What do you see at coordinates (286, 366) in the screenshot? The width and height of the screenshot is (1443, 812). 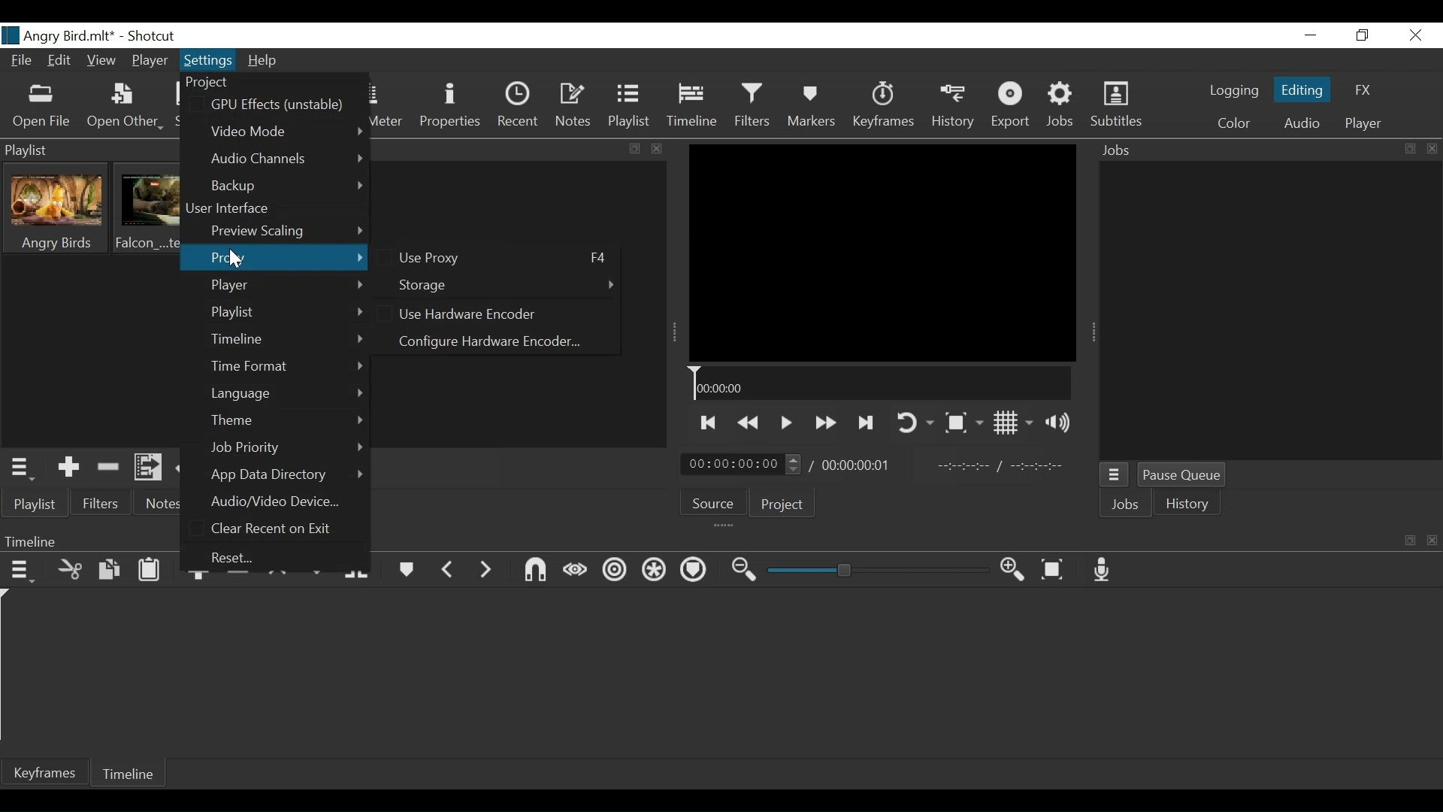 I see `Time Format` at bounding box center [286, 366].